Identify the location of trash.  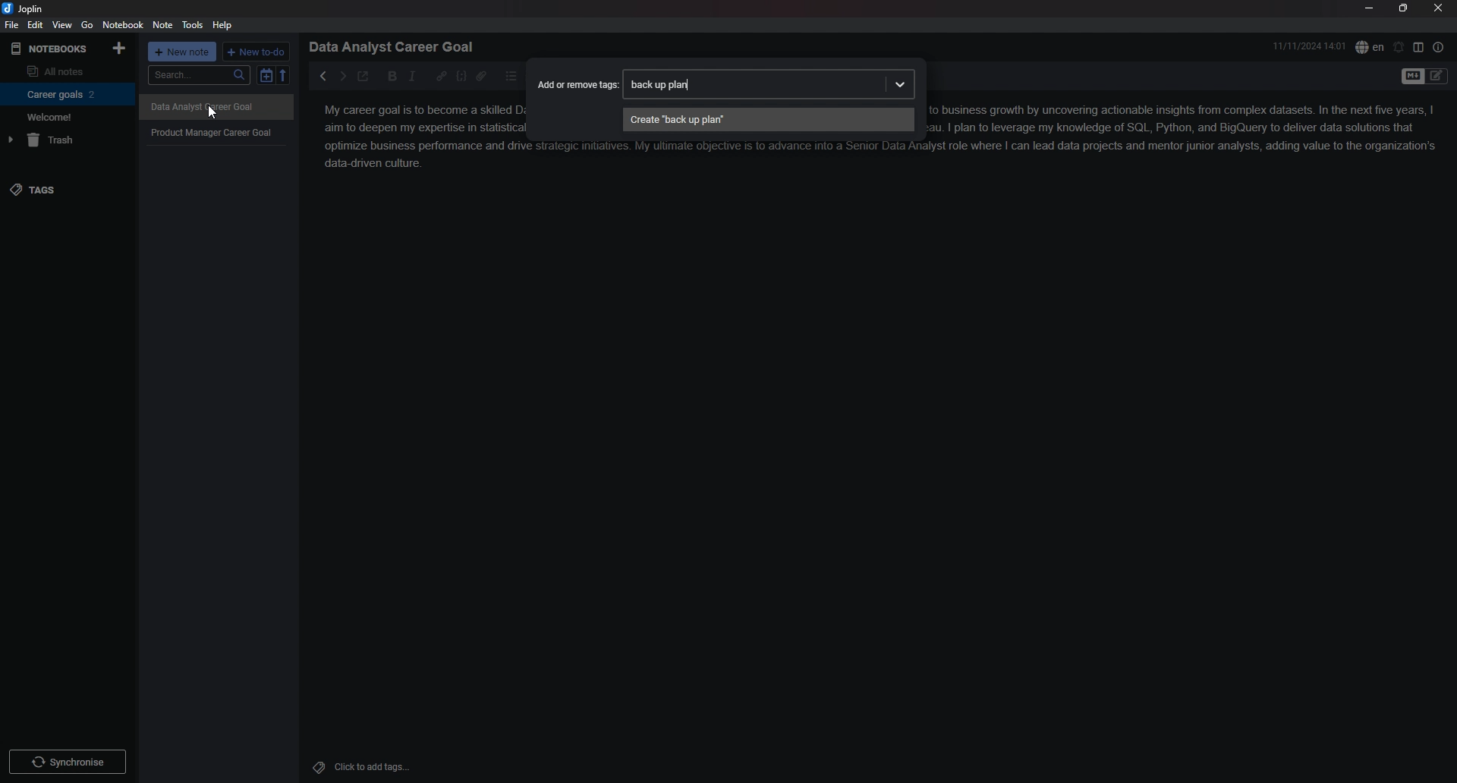
(65, 140).